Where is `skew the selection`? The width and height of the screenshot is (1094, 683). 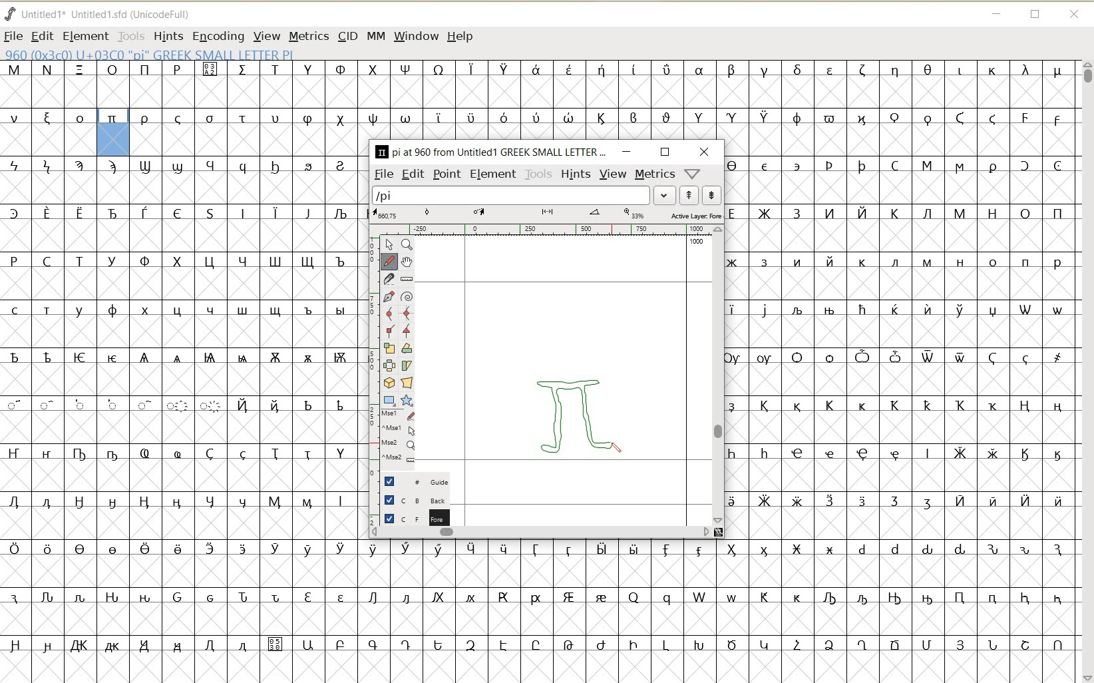 skew the selection is located at coordinates (407, 365).